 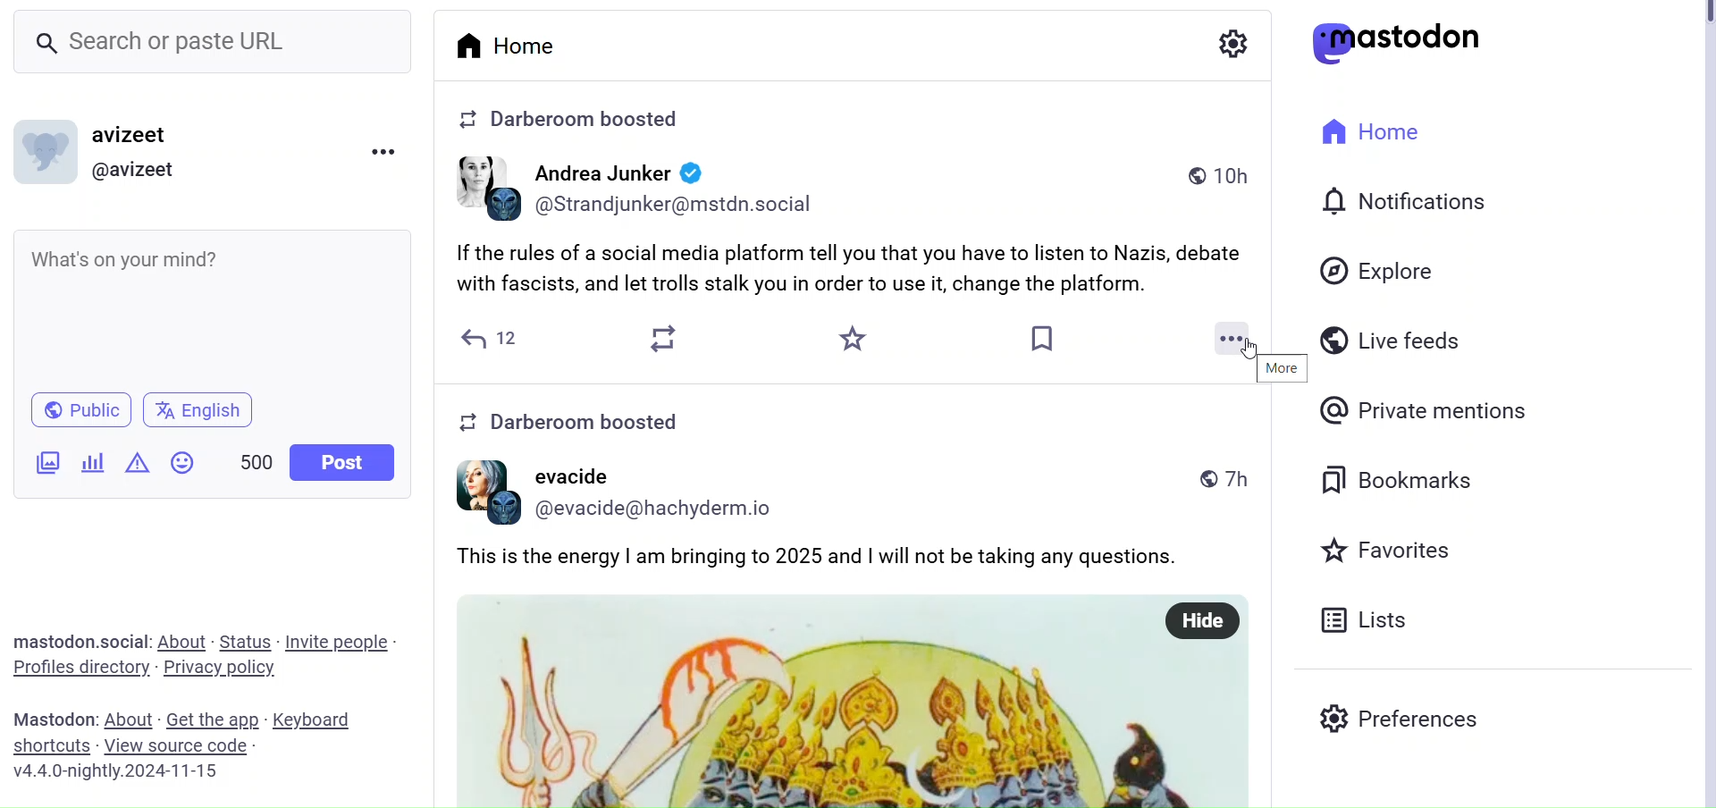 What do you see at coordinates (1405, 718) in the screenshot?
I see `Preferences` at bounding box center [1405, 718].